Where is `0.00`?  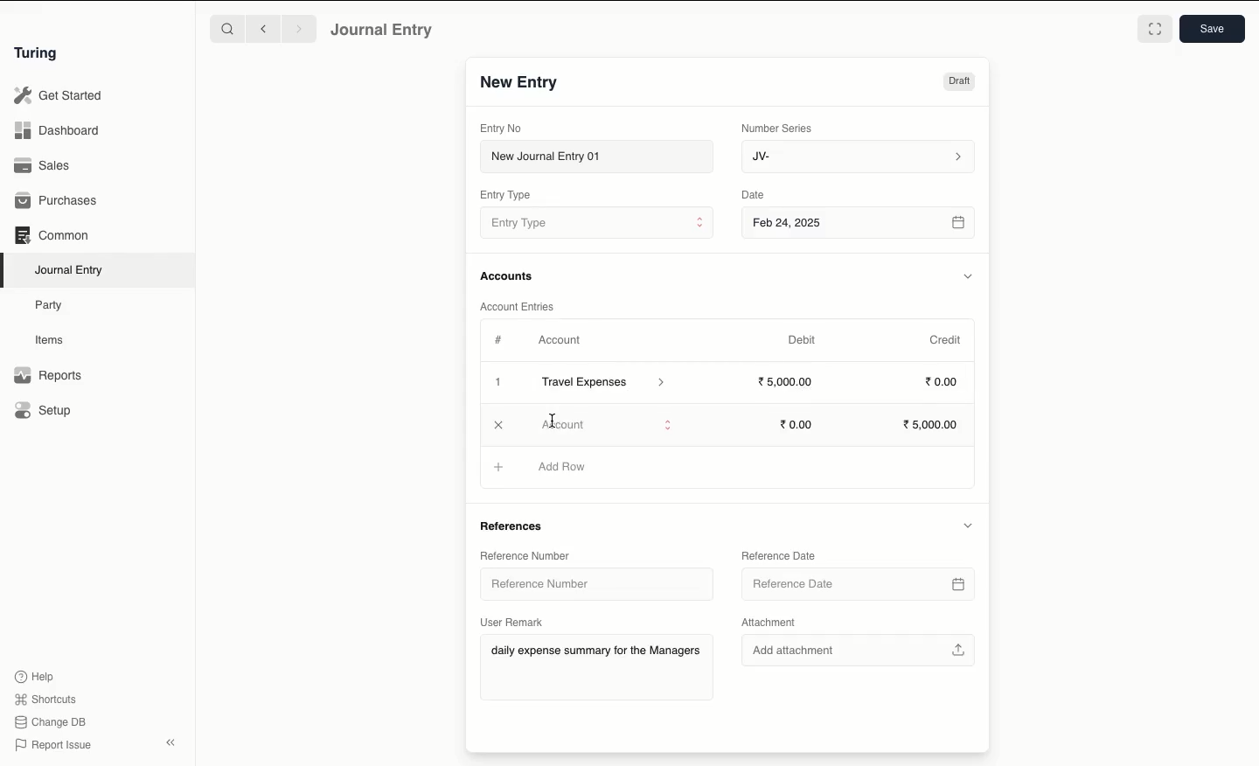 0.00 is located at coordinates (943, 380).